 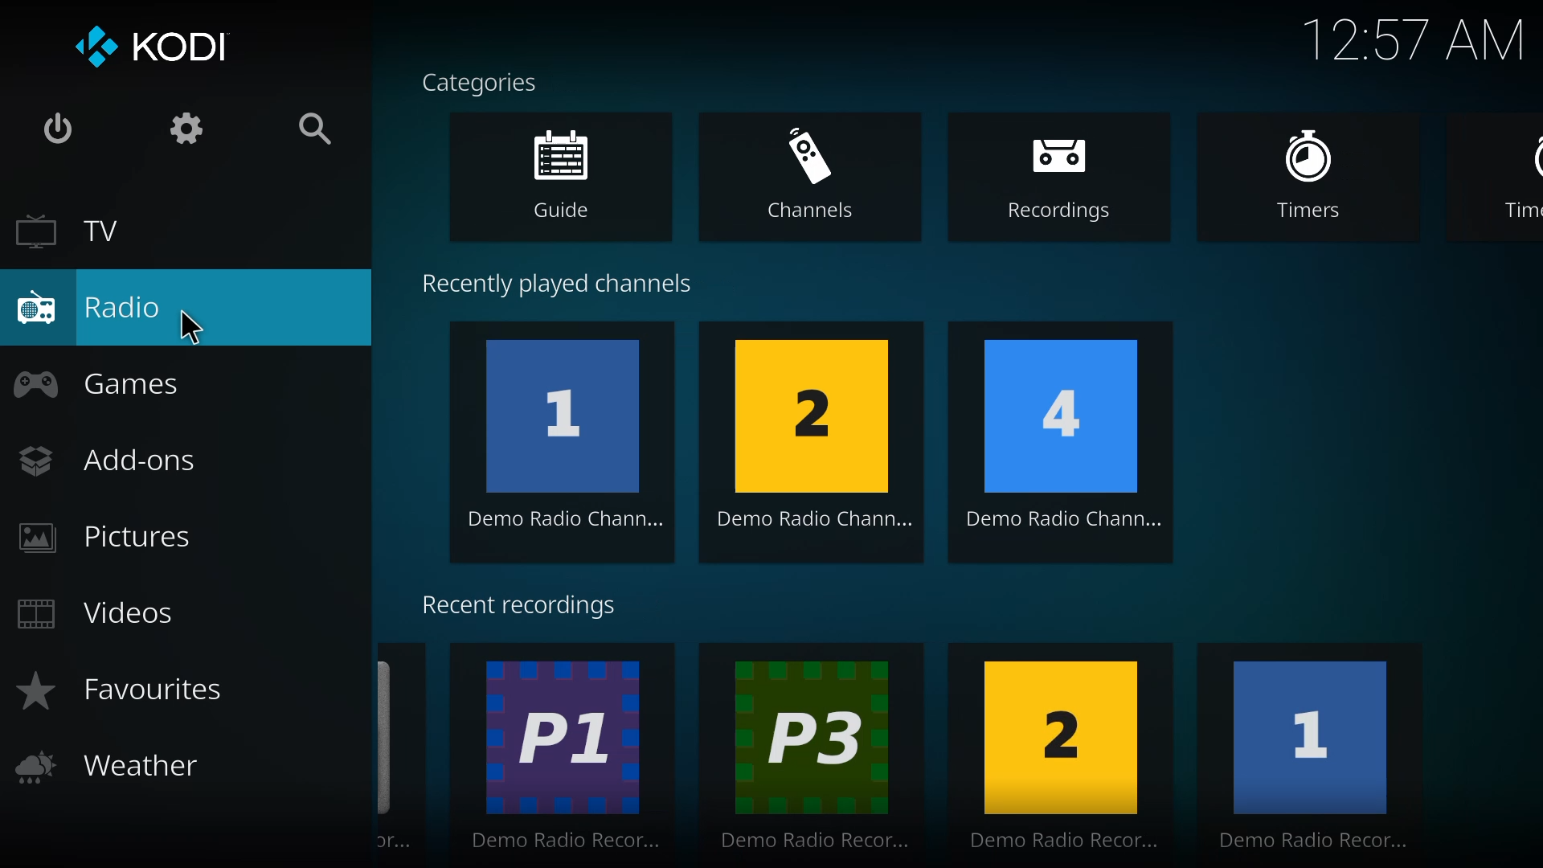 What do you see at coordinates (320, 129) in the screenshot?
I see `search` at bounding box center [320, 129].